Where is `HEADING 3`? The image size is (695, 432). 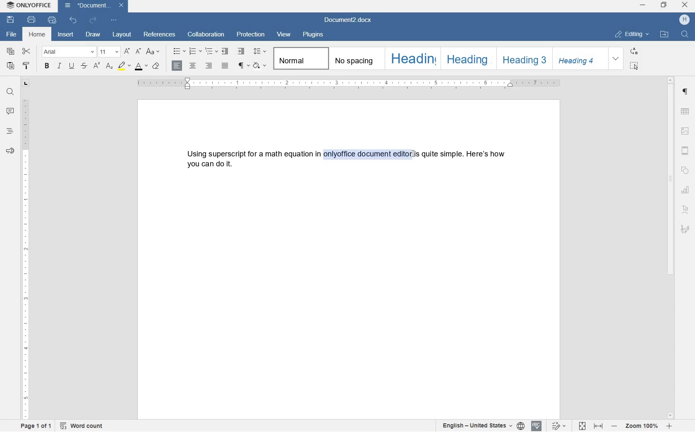 HEADING 3 is located at coordinates (523, 58).